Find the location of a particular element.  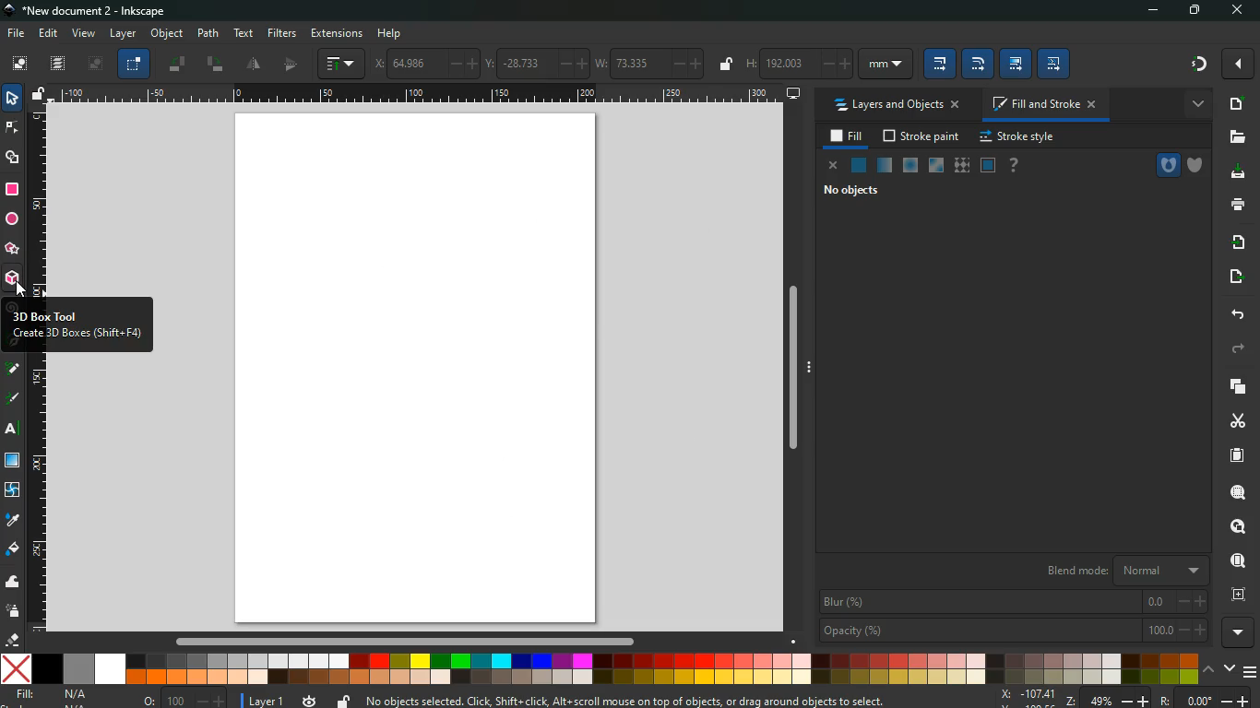

layers is located at coordinates (59, 62).